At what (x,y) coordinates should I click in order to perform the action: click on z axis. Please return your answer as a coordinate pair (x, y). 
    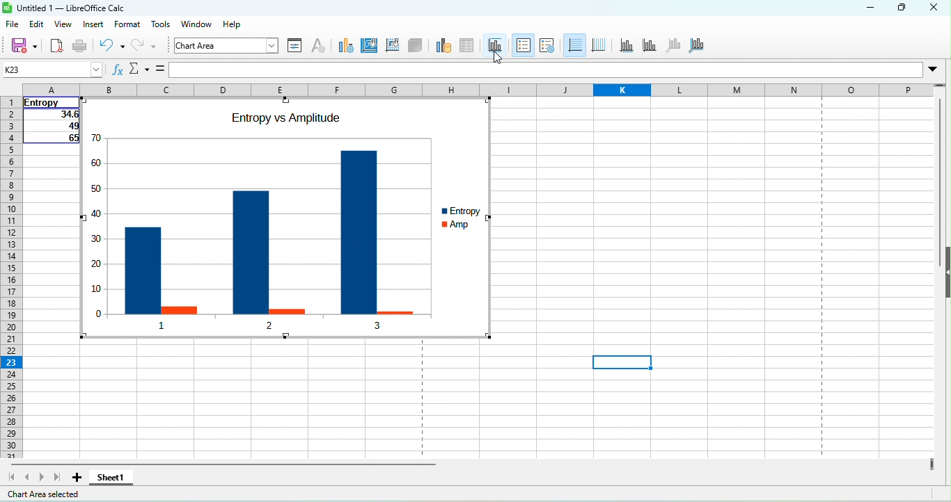
    Looking at the image, I should click on (677, 45).